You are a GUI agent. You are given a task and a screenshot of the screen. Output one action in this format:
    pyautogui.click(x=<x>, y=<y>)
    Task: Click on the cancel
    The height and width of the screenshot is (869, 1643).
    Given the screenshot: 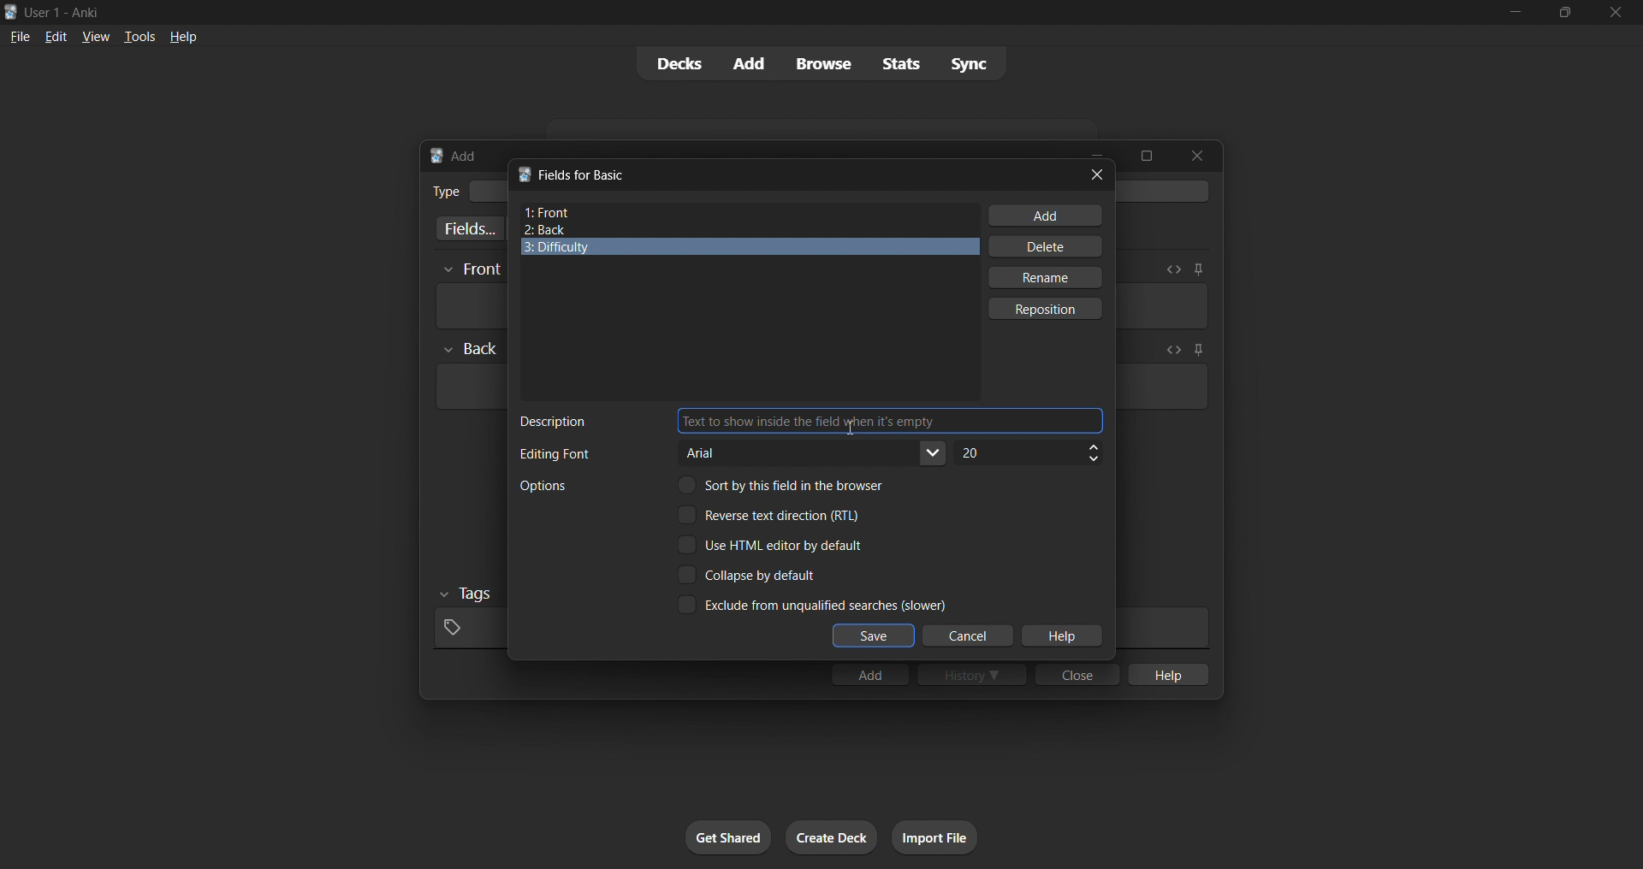 What is the action you would take?
    pyautogui.click(x=970, y=636)
    